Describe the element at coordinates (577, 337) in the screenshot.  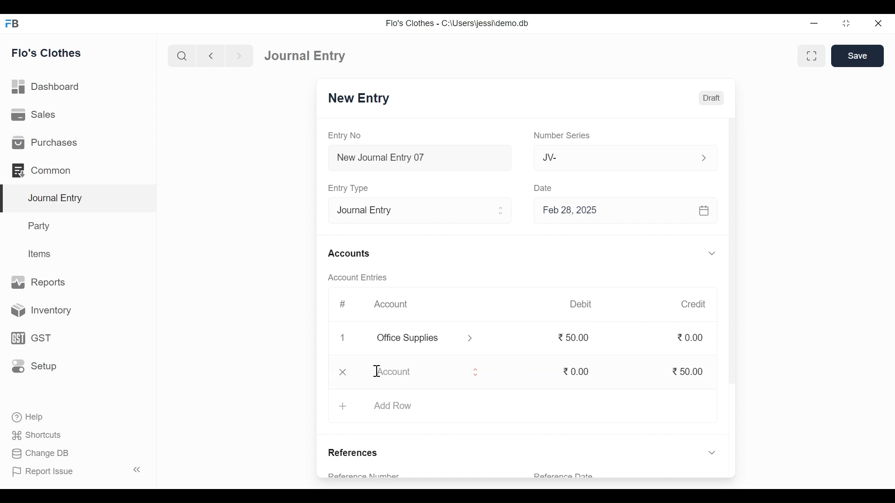
I see `50.00` at that location.